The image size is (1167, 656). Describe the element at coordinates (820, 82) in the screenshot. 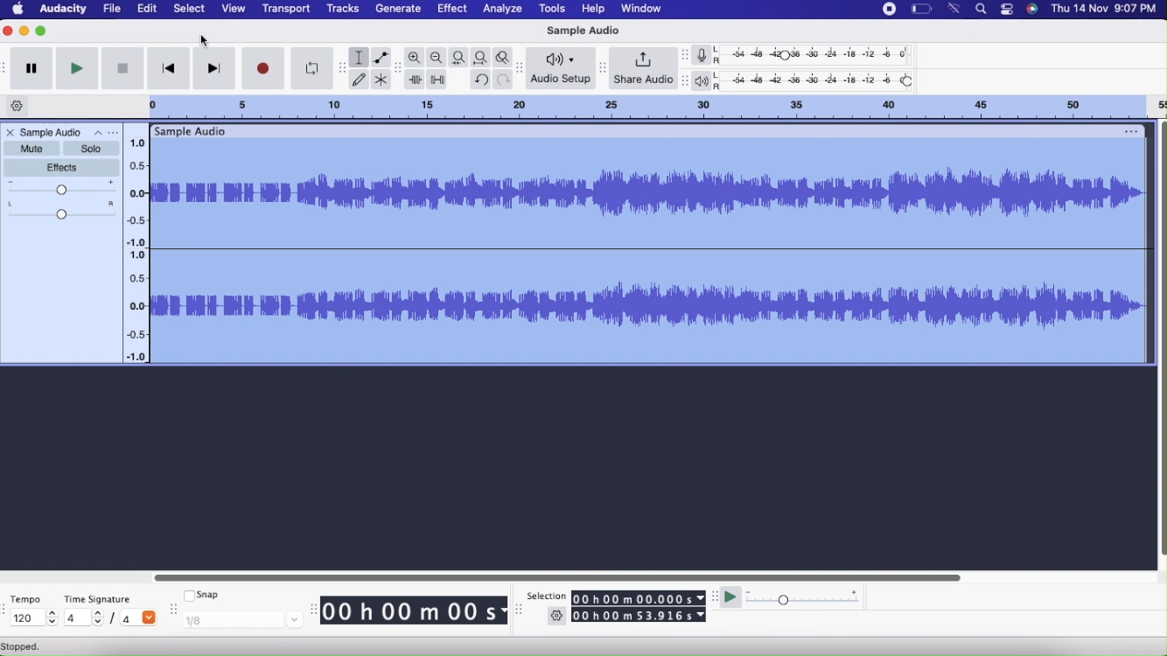

I see `Playback level` at that location.